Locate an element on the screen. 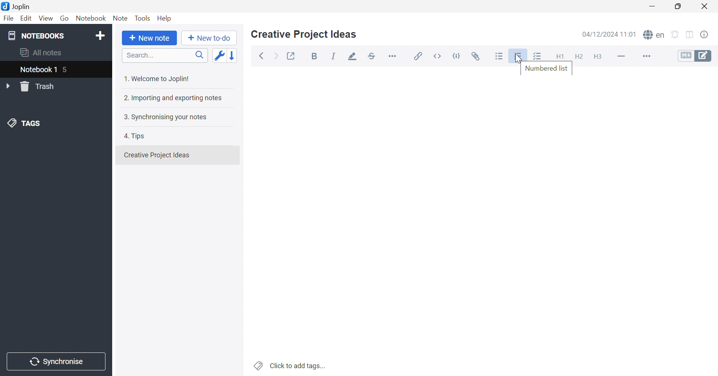 The height and width of the screenshot is (376, 718). Checkbox list is located at coordinates (537, 57).